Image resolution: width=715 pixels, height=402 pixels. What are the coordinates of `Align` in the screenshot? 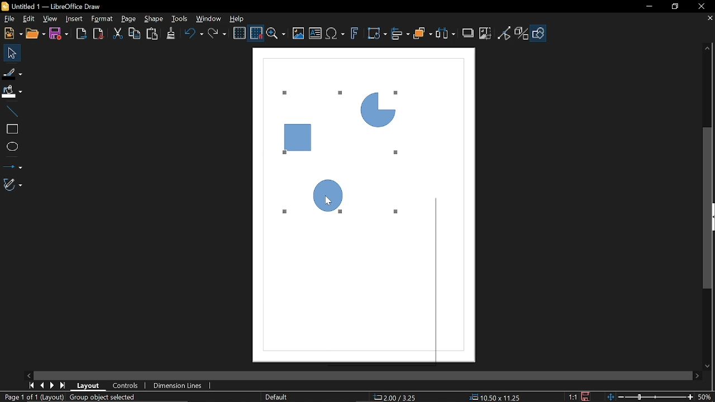 It's located at (400, 35).